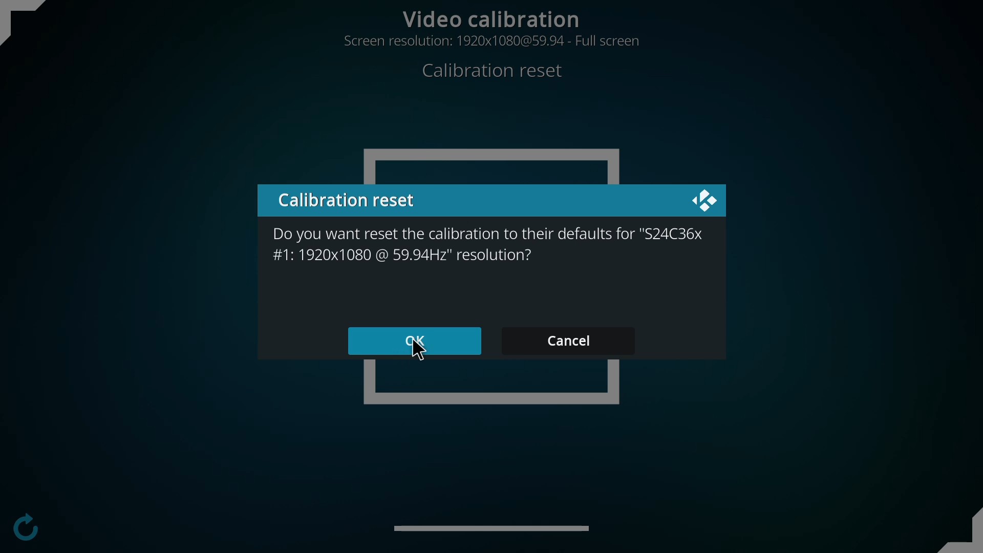 The image size is (983, 553). What do you see at coordinates (420, 354) in the screenshot?
I see `cursor` at bounding box center [420, 354].